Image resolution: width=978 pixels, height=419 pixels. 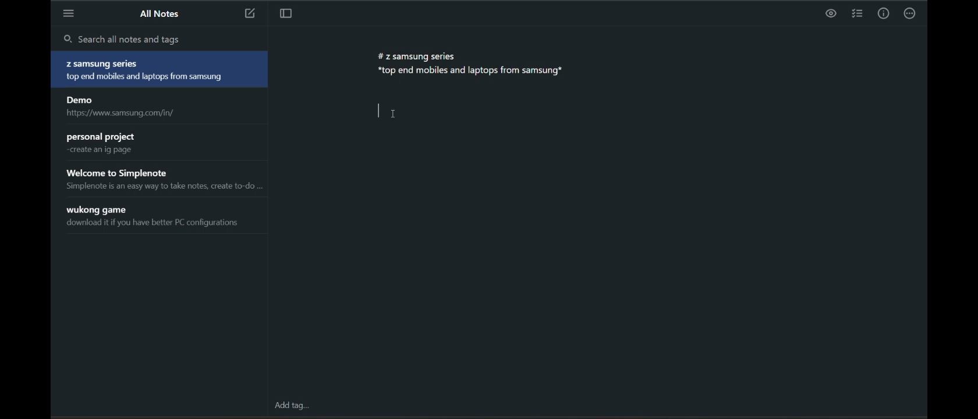 What do you see at coordinates (163, 180) in the screenshot?
I see `Welcome to Simplenote
Simplenote is an easy way to take notes, create to-do` at bounding box center [163, 180].